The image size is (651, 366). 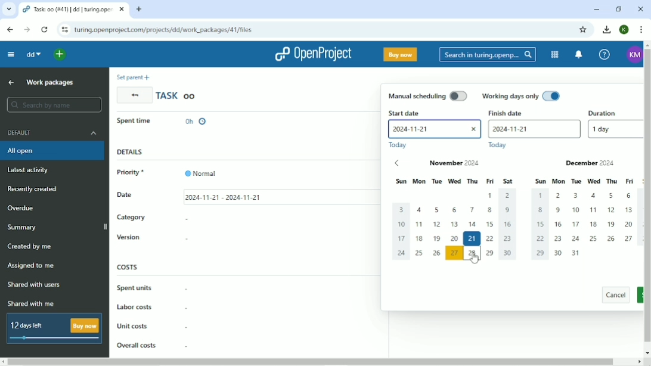 I want to click on Open quick add menu, so click(x=60, y=54).